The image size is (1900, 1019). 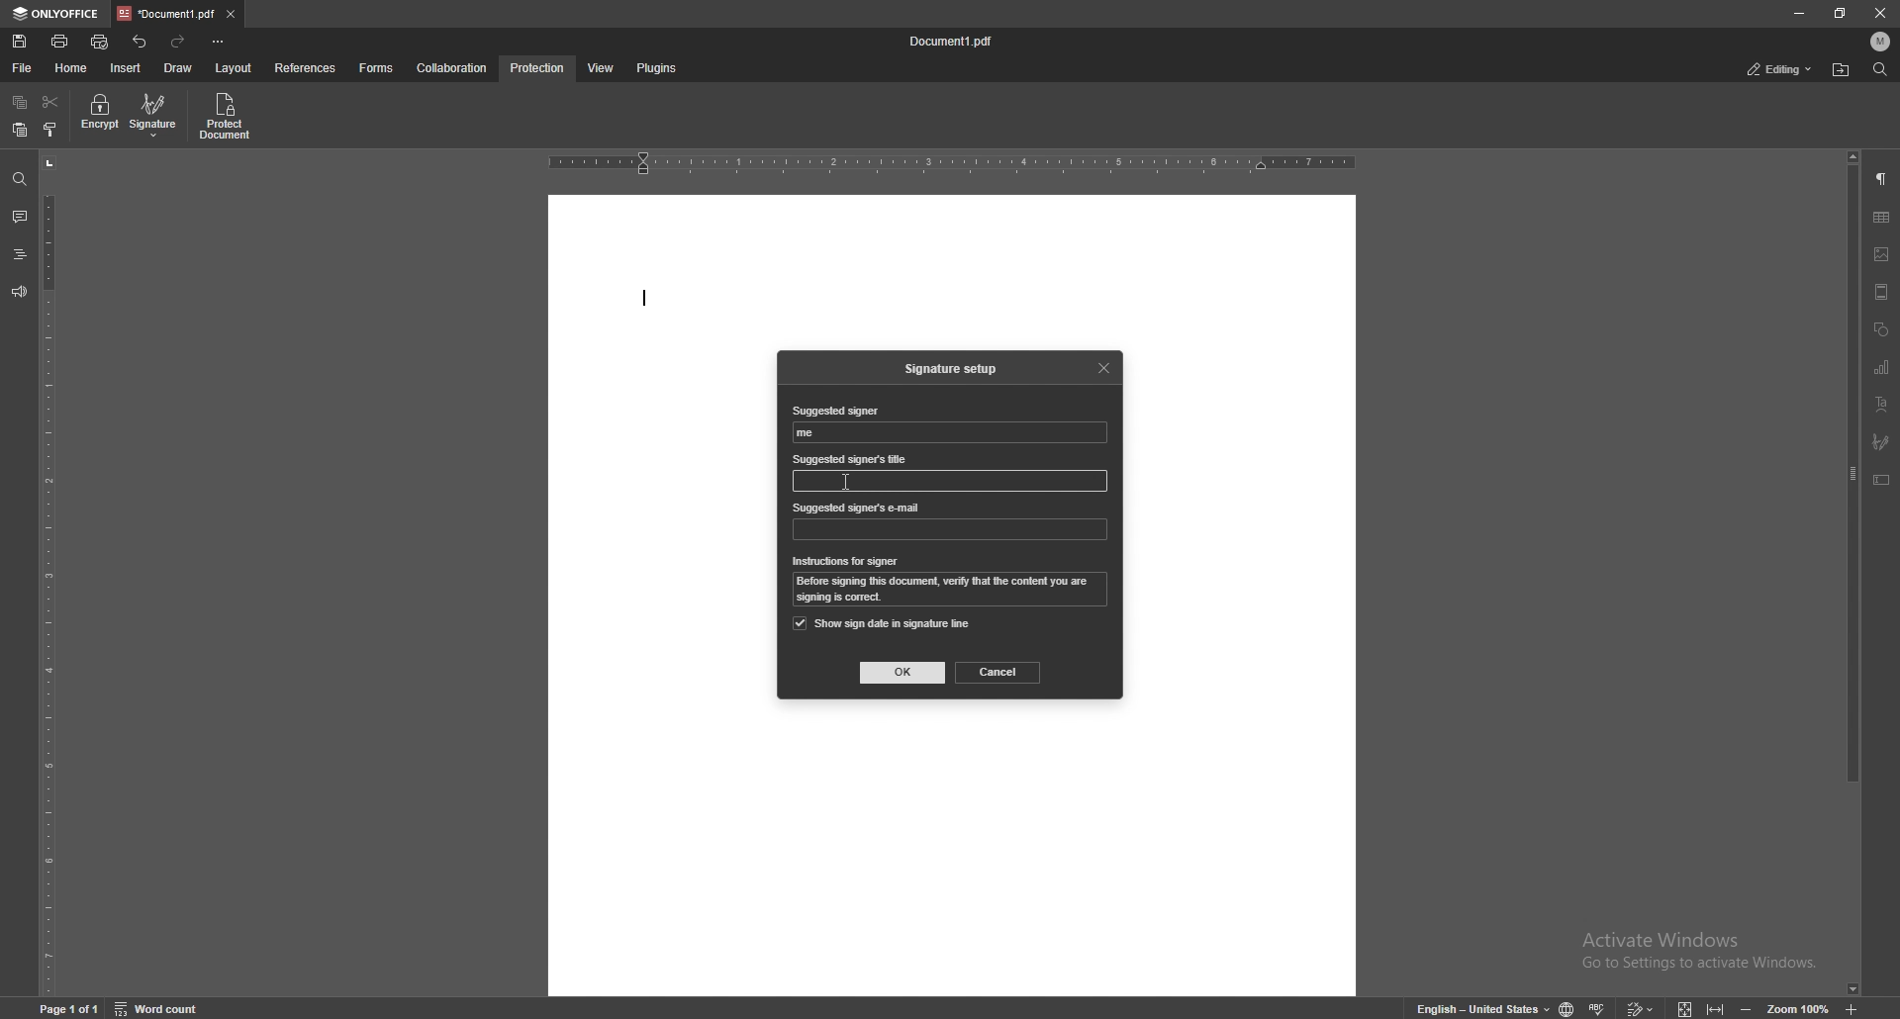 I want to click on paste, so click(x=19, y=131).